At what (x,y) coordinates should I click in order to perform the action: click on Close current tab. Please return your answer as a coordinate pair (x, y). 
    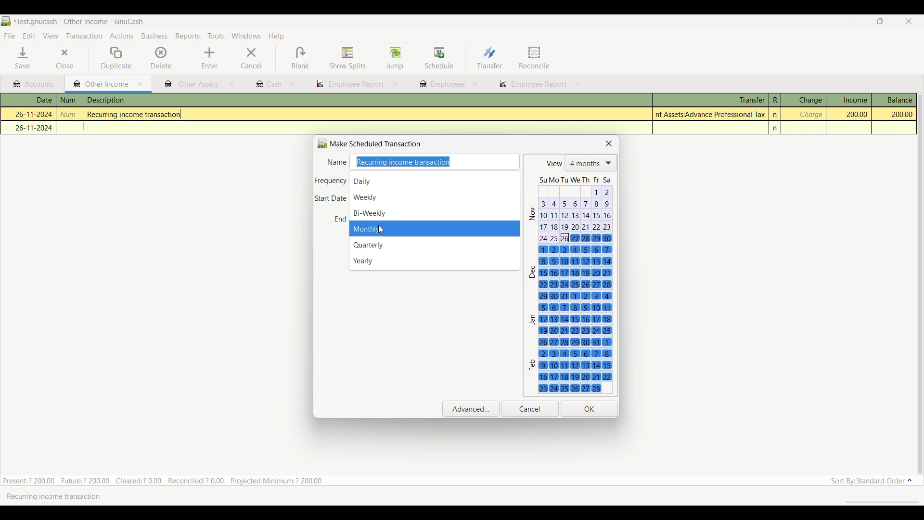
    Looking at the image, I should click on (141, 84).